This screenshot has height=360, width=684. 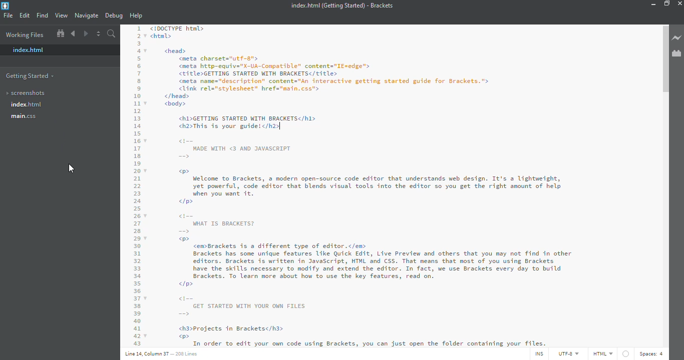 What do you see at coordinates (568, 352) in the screenshot?
I see `utf` at bounding box center [568, 352].